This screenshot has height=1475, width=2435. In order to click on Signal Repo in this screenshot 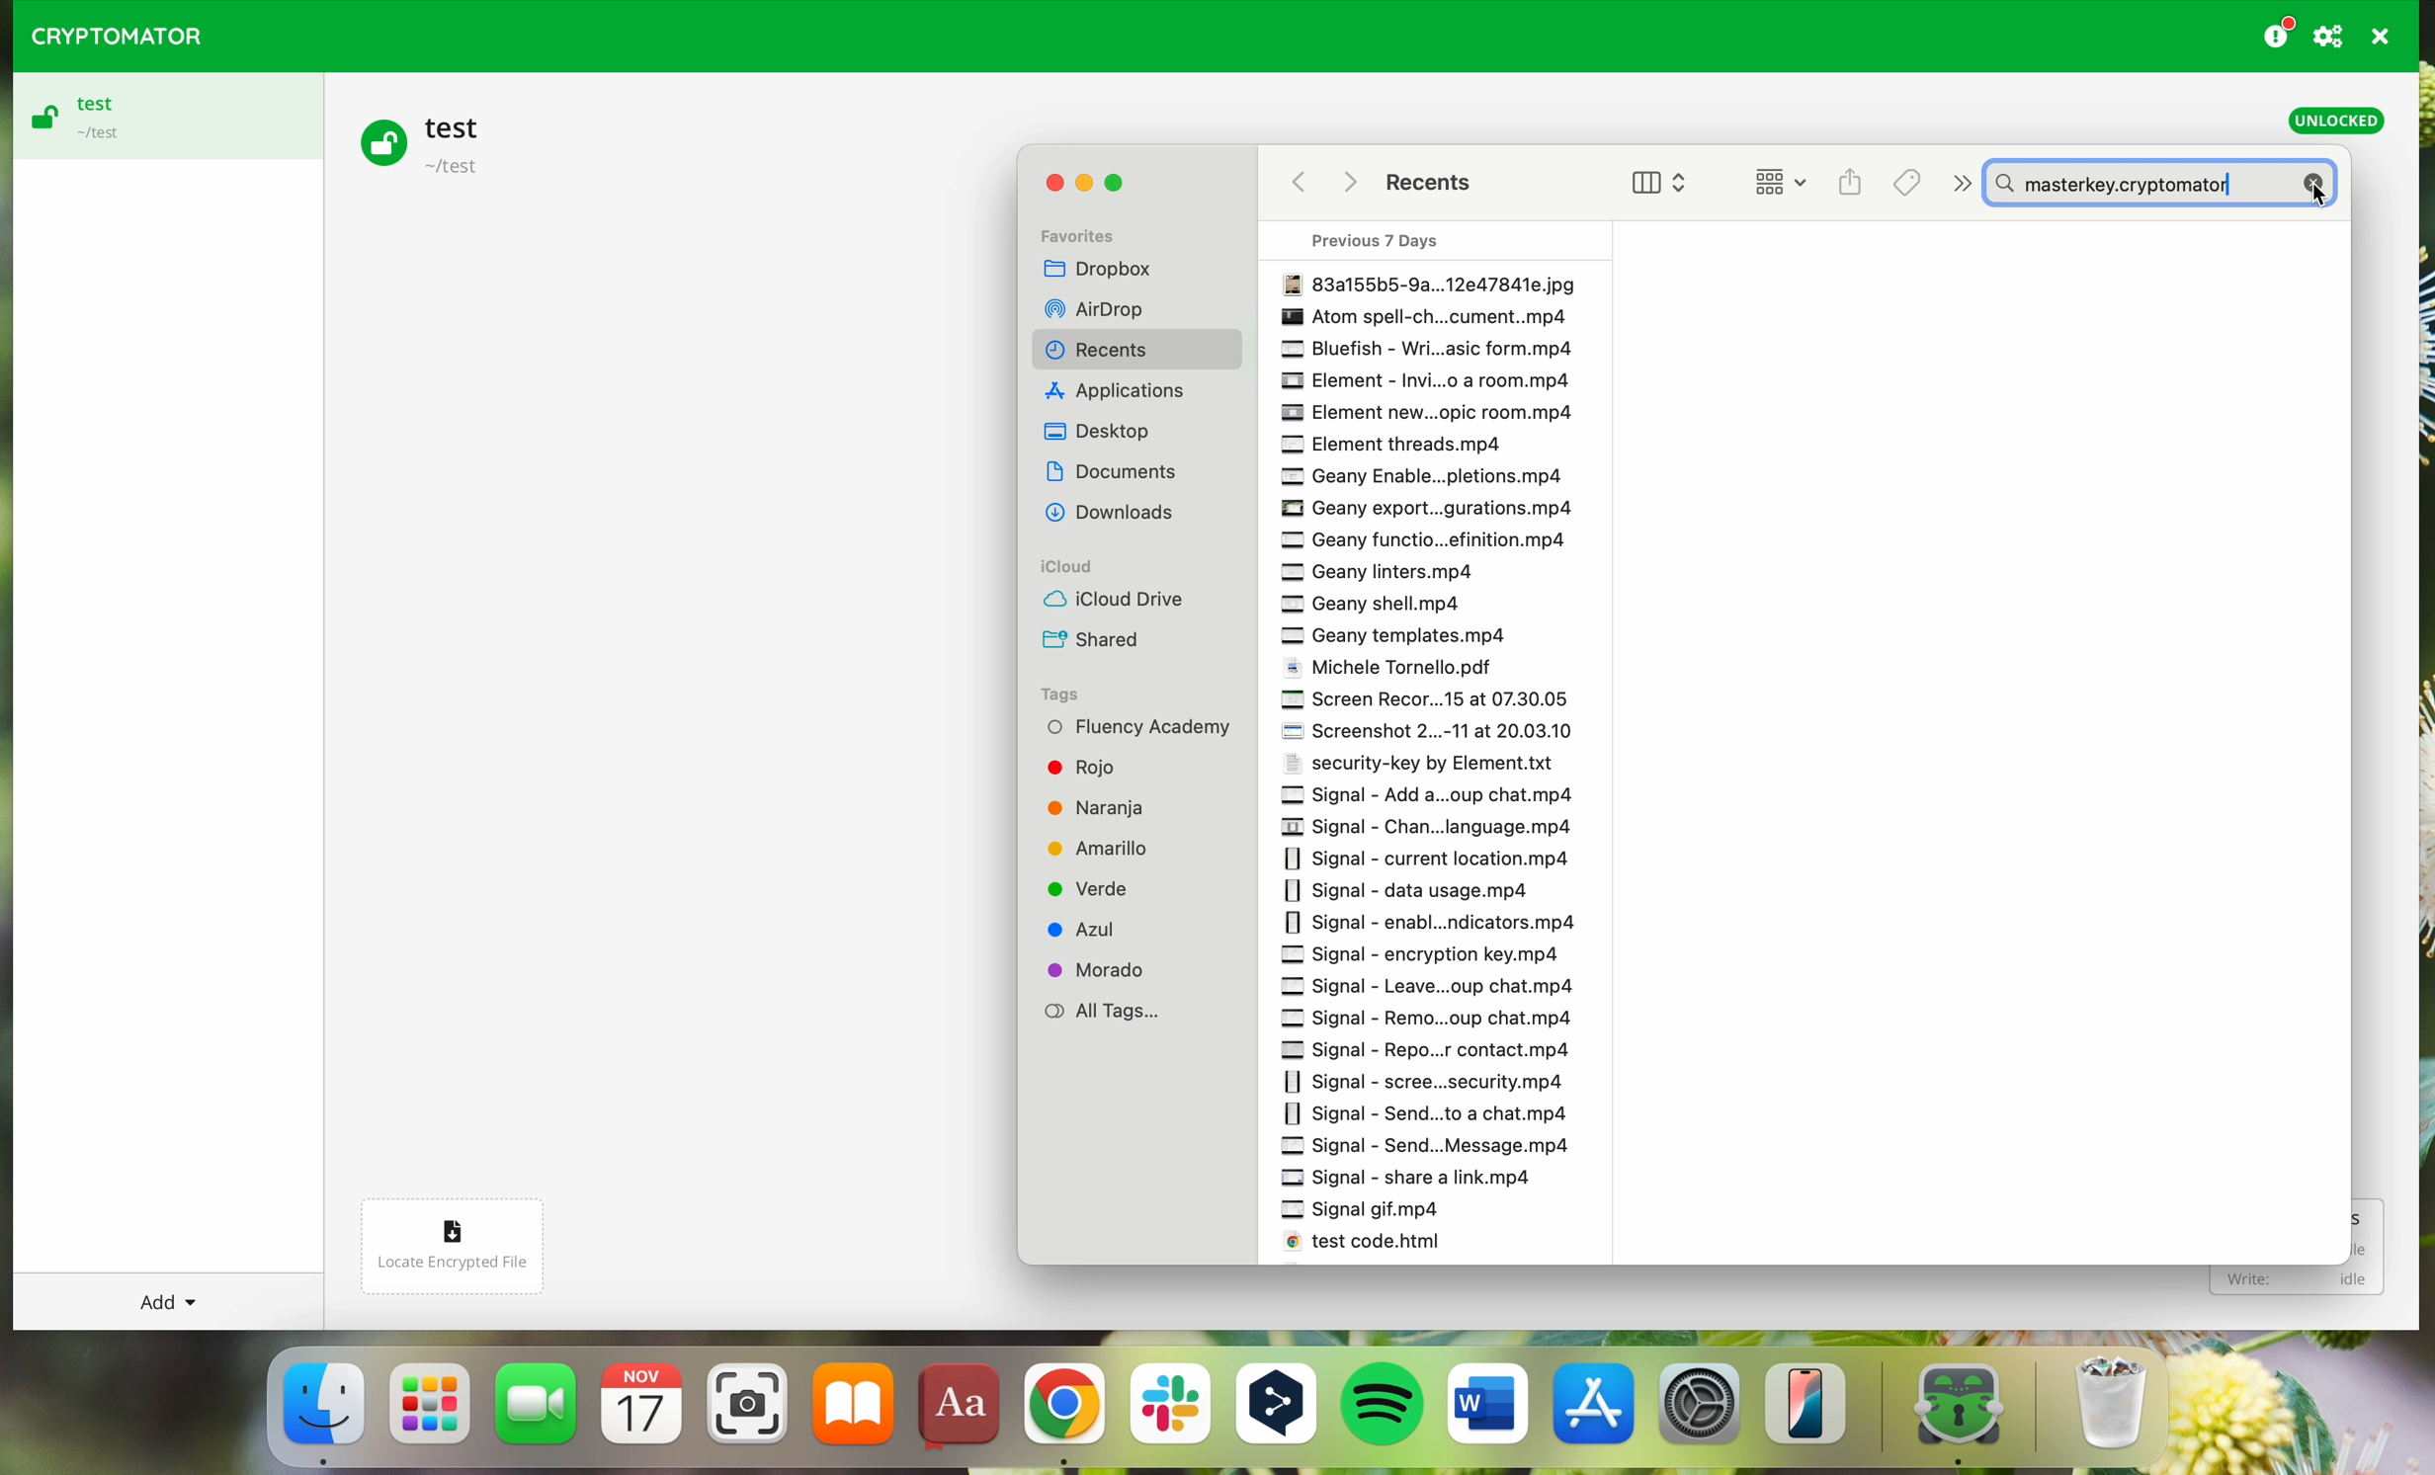, I will do `click(1434, 1050)`.